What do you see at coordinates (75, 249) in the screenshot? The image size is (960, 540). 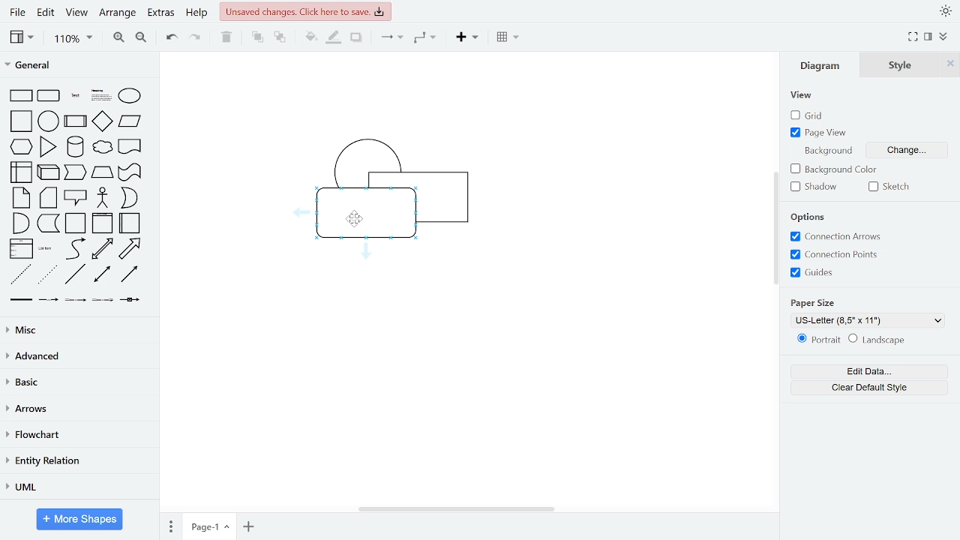 I see `curve` at bounding box center [75, 249].